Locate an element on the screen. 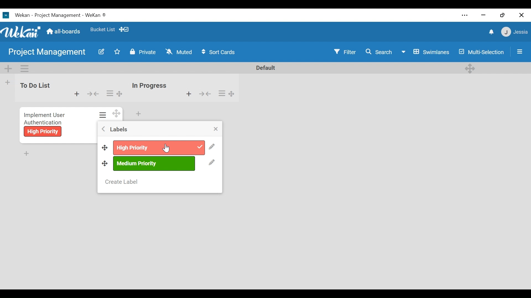 The width and height of the screenshot is (531, 298). Y Filter is located at coordinates (345, 51).